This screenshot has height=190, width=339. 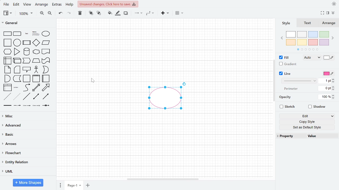 What do you see at coordinates (312, 58) in the screenshot?
I see `Fill style` at bounding box center [312, 58].